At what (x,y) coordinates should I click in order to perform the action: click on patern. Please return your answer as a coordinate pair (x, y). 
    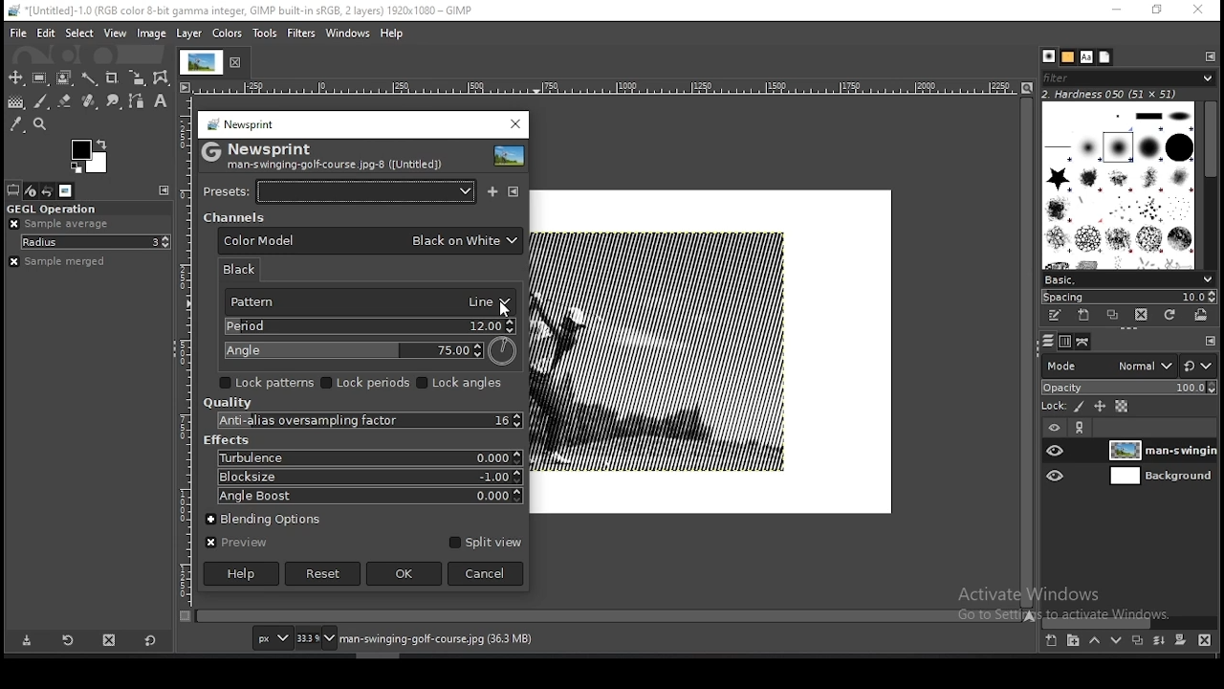
    Looking at the image, I should click on (365, 303).